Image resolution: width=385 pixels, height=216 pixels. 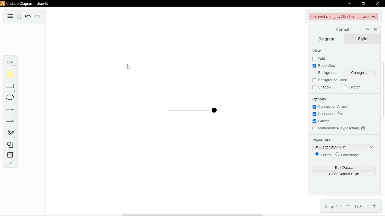 What do you see at coordinates (350, 155) in the screenshot?
I see `Landscape` at bounding box center [350, 155].